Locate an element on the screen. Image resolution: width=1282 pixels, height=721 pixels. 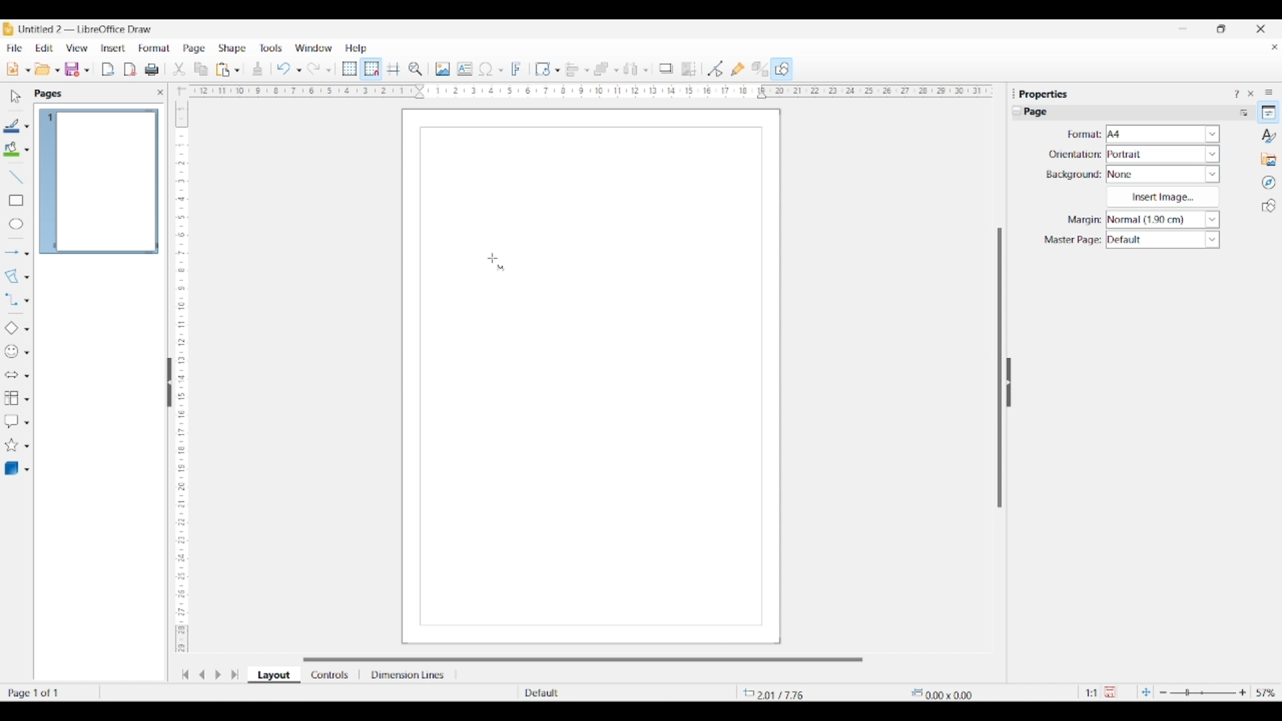
Float properties panel is located at coordinates (1014, 93).